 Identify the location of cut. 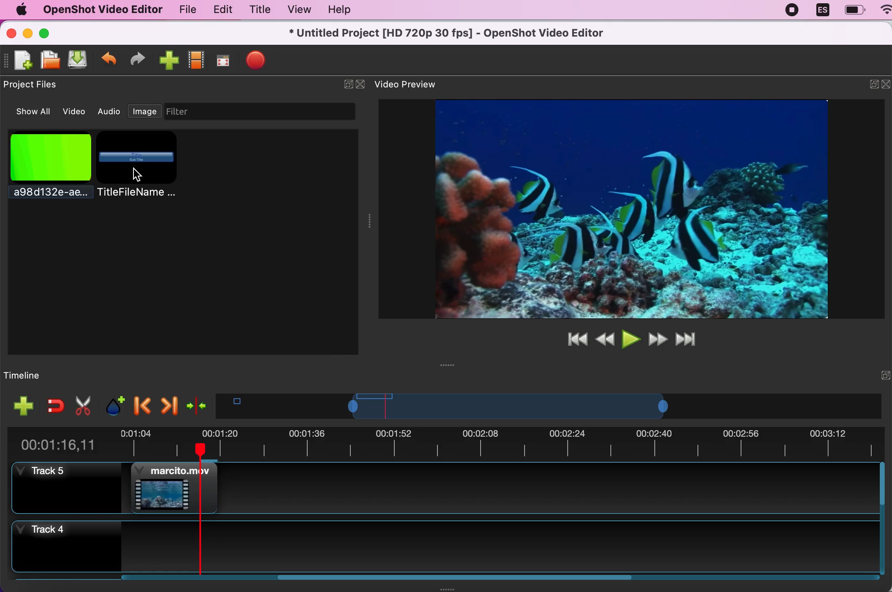
(82, 405).